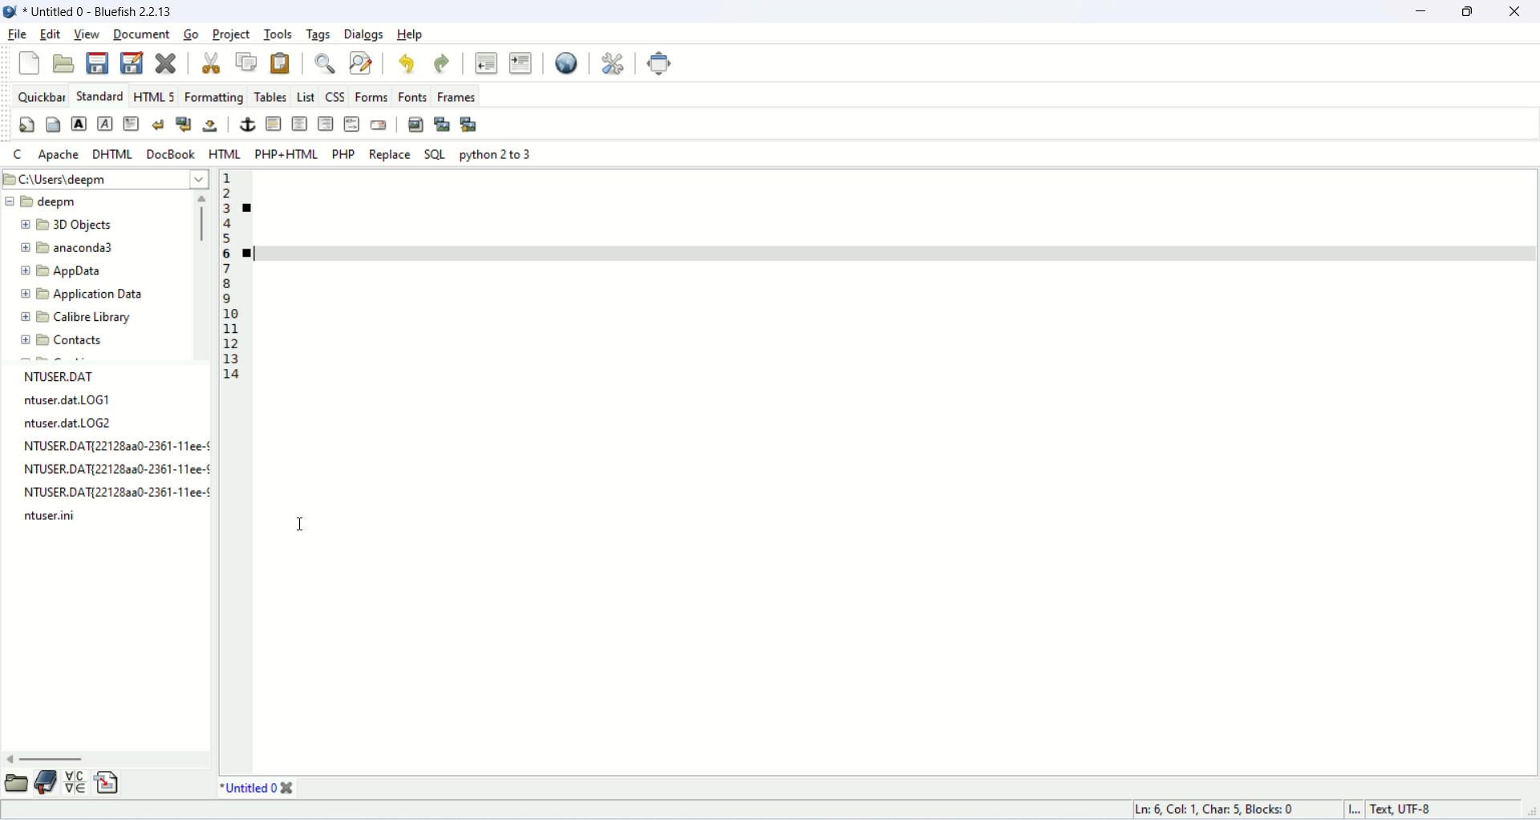 This screenshot has width=1540, height=820. Describe the element at coordinates (67, 65) in the screenshot. I see `open` at that location.